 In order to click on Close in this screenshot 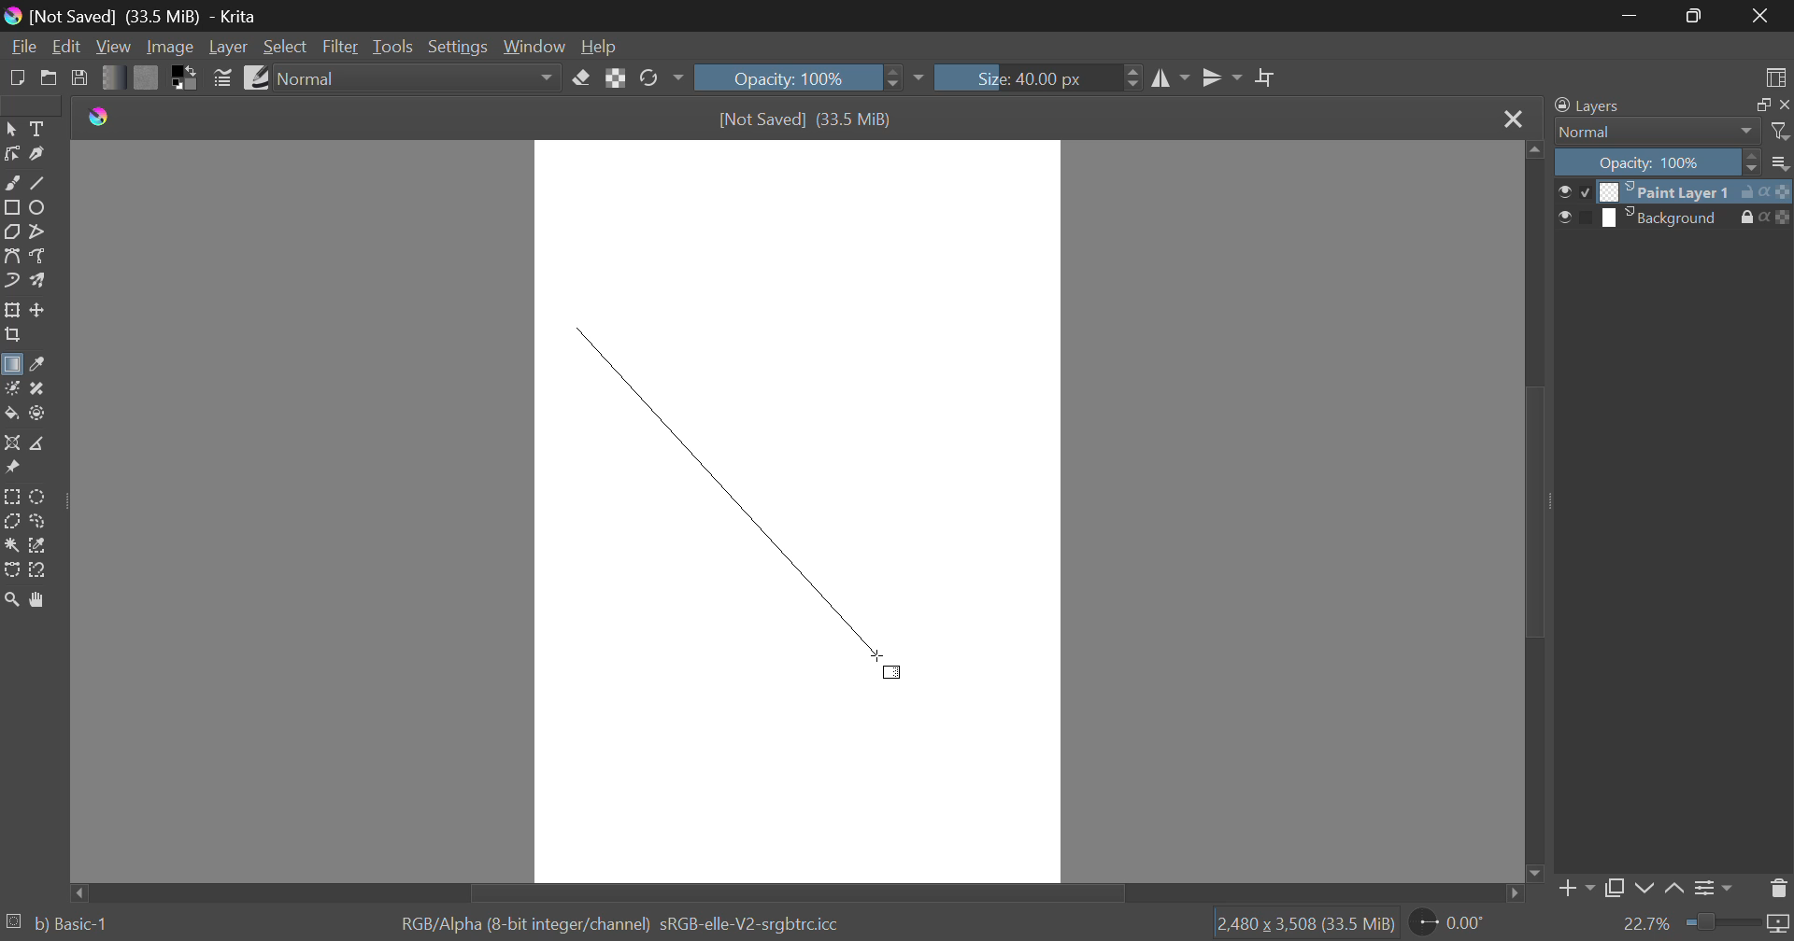, I will do `click(1766, 16)`.